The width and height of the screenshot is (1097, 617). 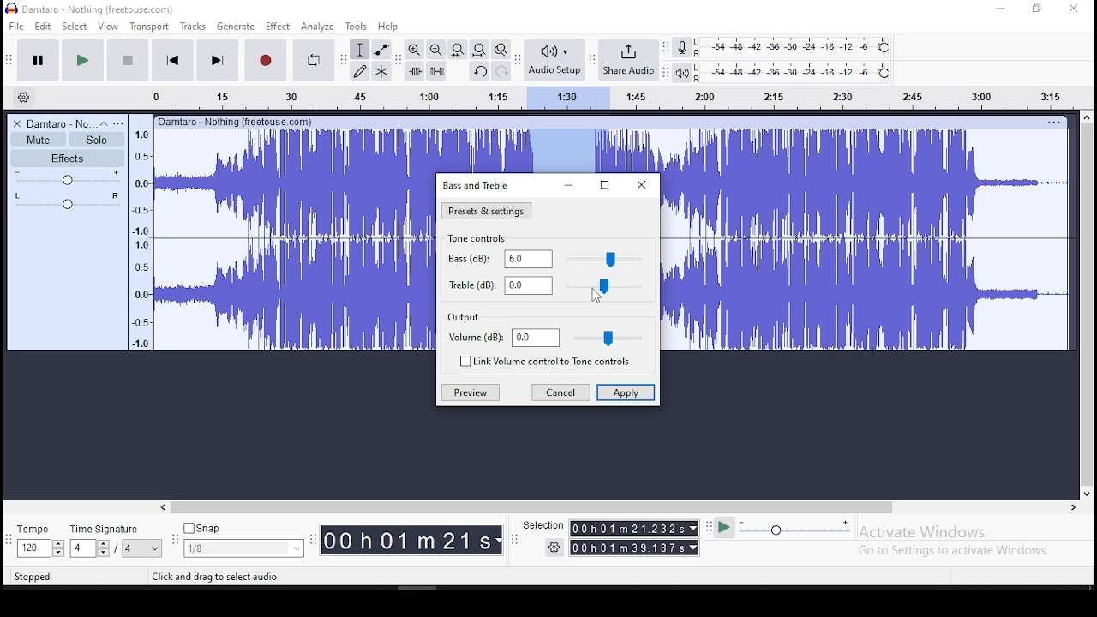 What do you see at coordinates (1086, 117) in the screenshot?
I see `up` at bounding box center [1086, 117].